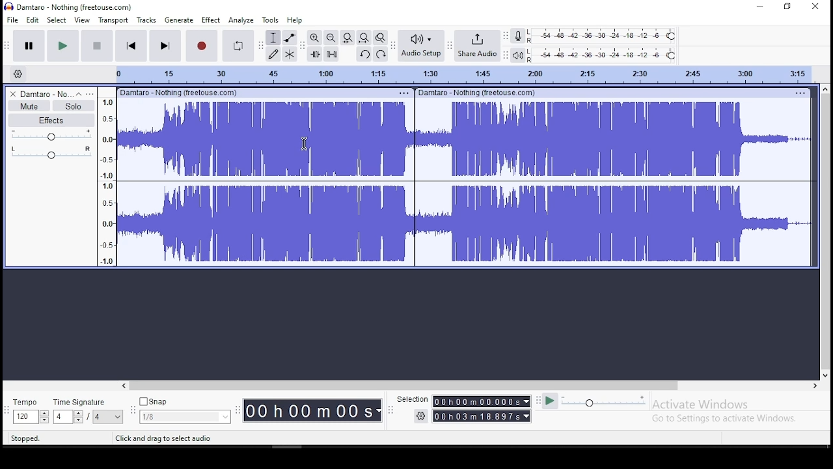 The height and width of the screenshot is (469, 833). What do you see at coordinates (825, 232) in the screenshot?
I see `scroll bar` at bounding box center [825, 232].